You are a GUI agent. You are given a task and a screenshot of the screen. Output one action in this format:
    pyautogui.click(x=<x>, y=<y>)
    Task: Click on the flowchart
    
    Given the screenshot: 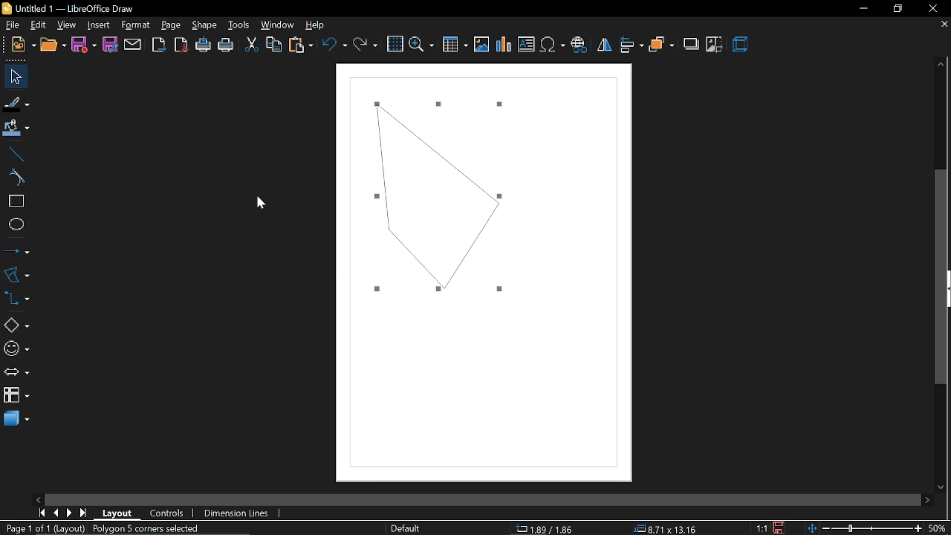 What is the action you would take?
    pyautogui.click(x=16, y=395)
    